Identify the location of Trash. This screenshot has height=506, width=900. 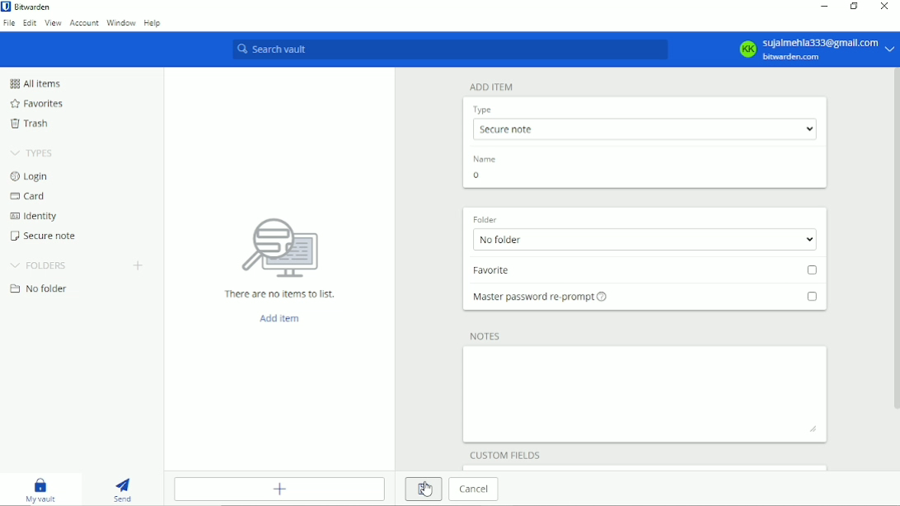
(29, 123).